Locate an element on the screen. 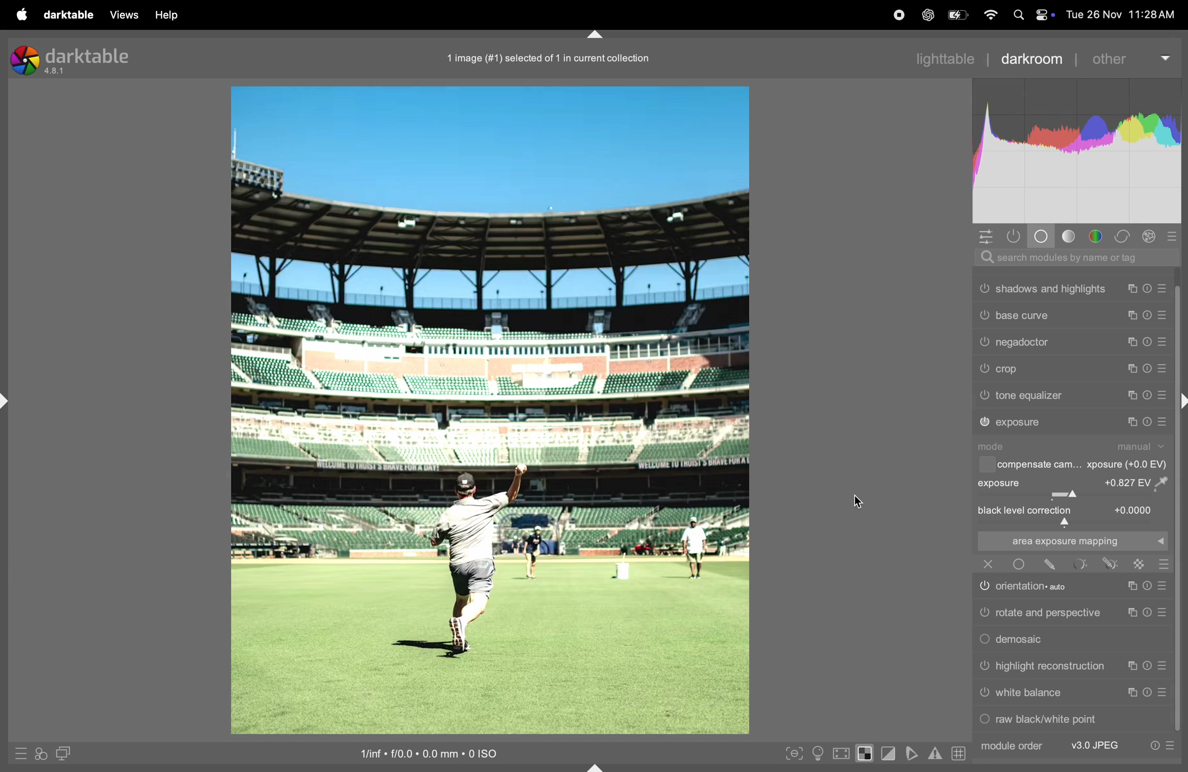  Switch on or off is located at coordinates (984, 721).